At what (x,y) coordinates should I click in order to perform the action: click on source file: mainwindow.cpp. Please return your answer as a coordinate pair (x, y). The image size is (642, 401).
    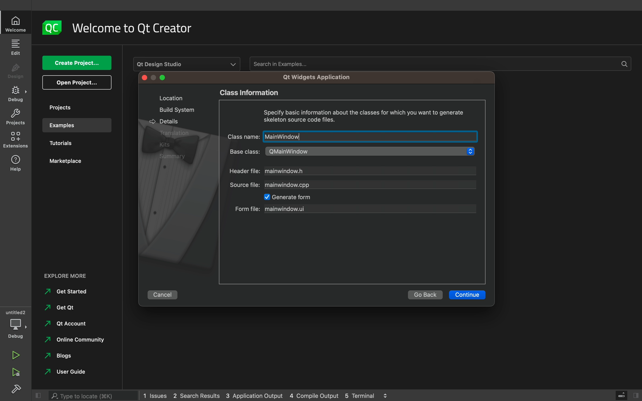
    Looking at the image, I should click on (353, 185).